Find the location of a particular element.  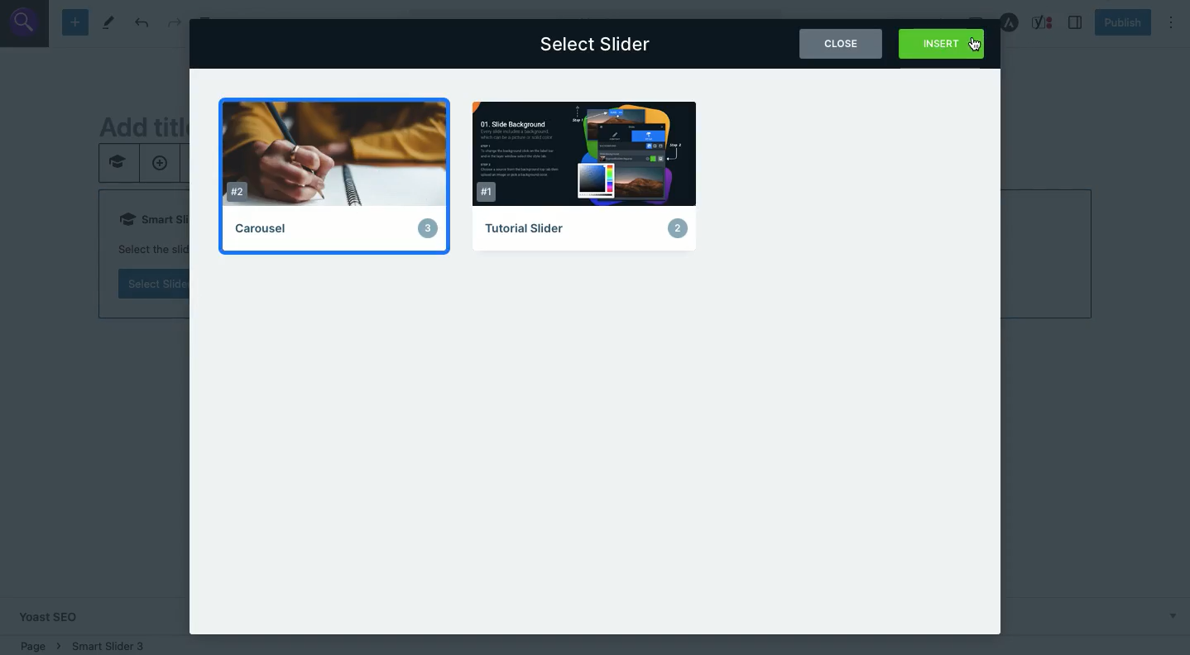

Redo is located at coordinates (174, 23).